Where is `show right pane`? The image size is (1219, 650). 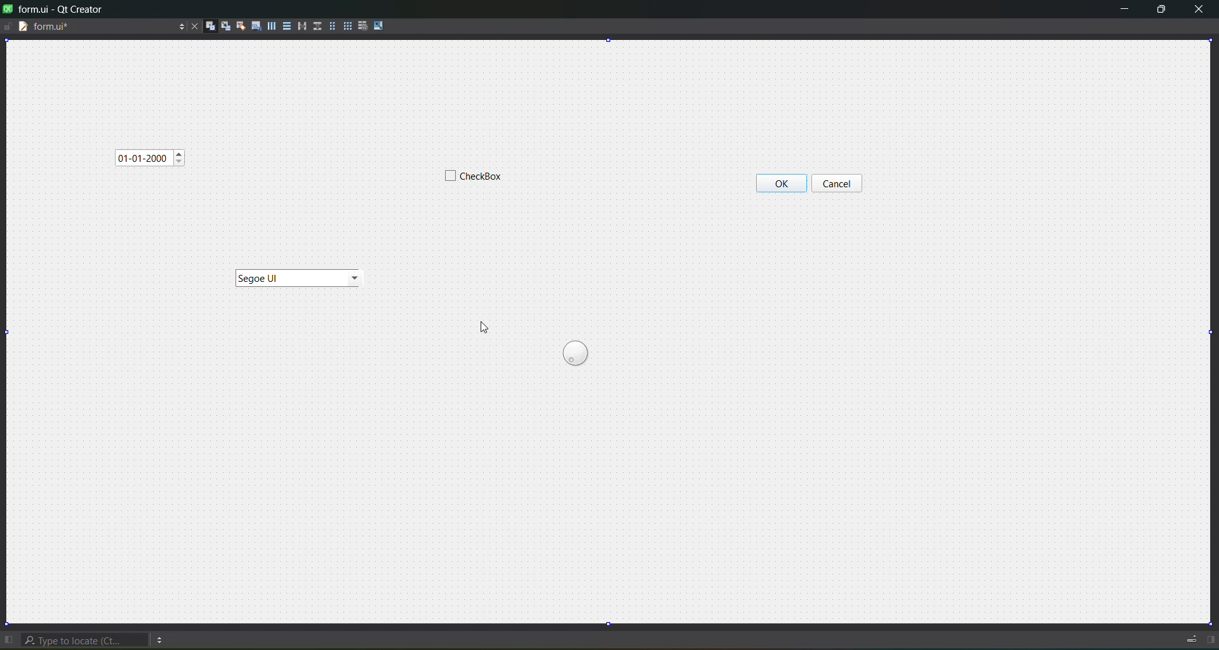
show right pane is located at coordinates (1209, 639).